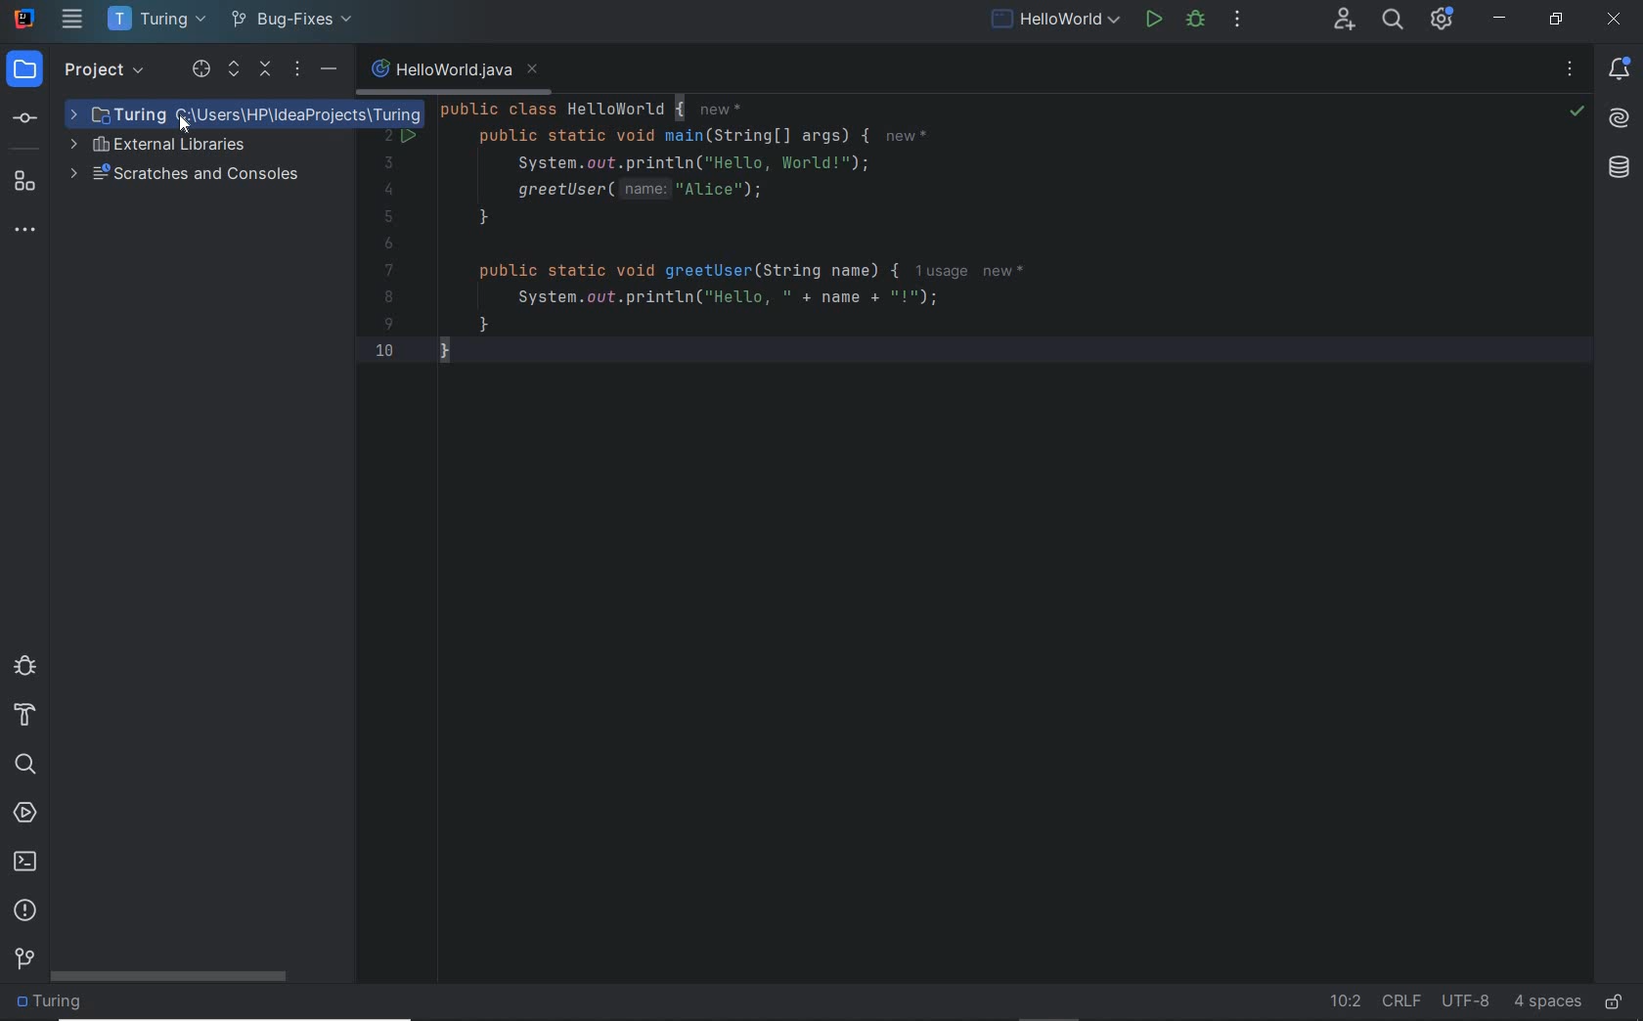 Image resolution: width=1643 pixels, height=1021 pixels. Describe the element at coordinates (327, 70) in the screenshot. I see `hide` at that location.